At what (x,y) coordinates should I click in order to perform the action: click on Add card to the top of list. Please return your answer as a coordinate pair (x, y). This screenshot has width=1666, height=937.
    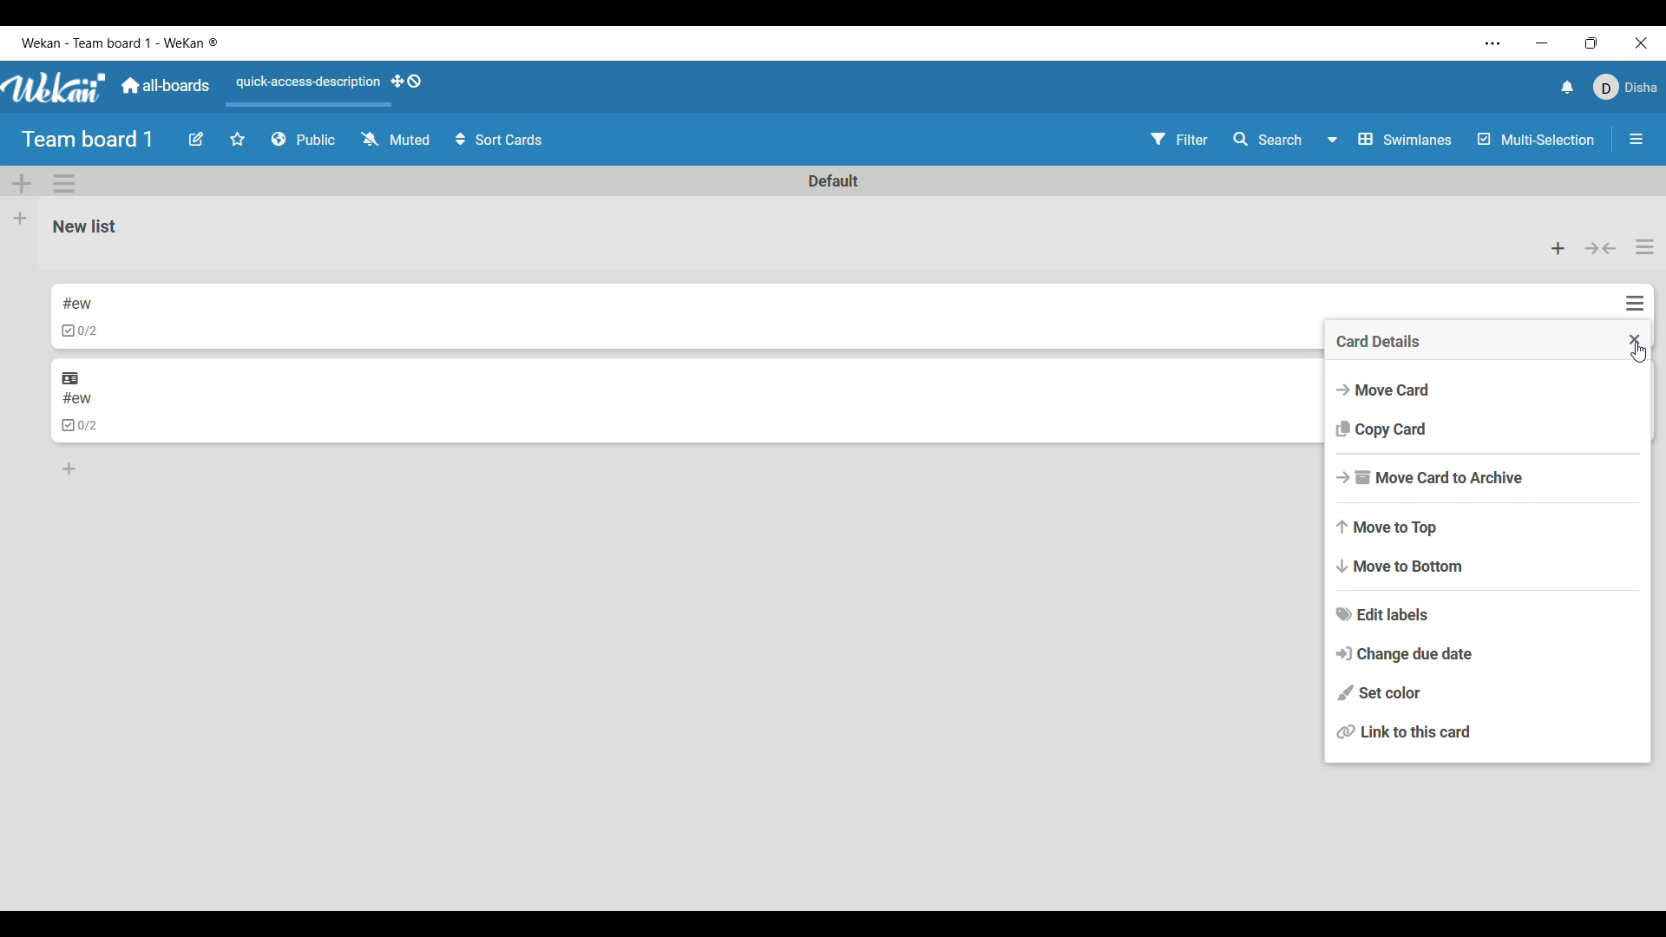
    Looking at the image, I should click on (1558, 248).